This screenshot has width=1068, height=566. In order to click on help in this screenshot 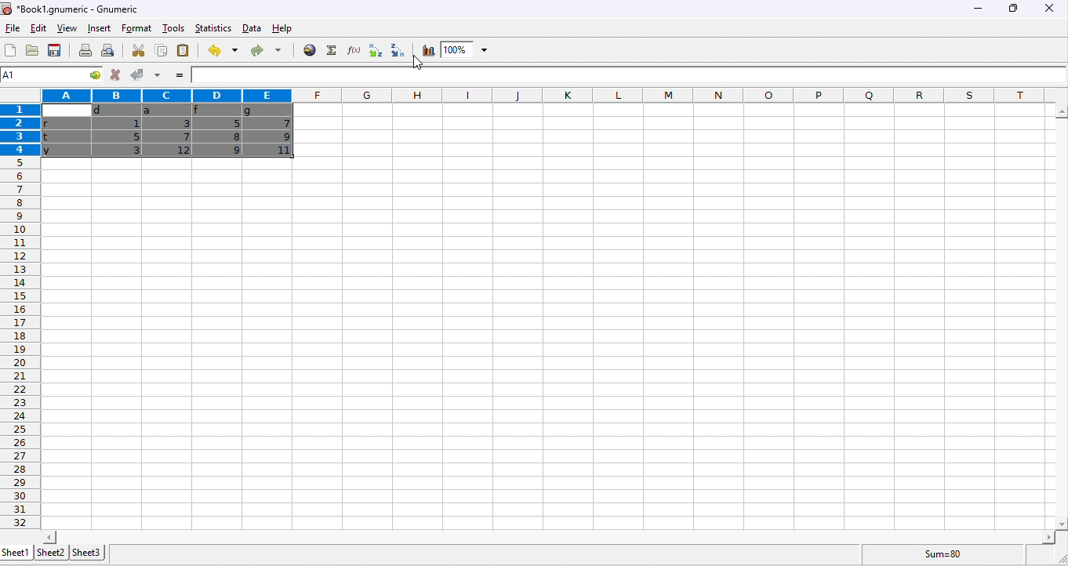, I will do `click(283, 28)`.